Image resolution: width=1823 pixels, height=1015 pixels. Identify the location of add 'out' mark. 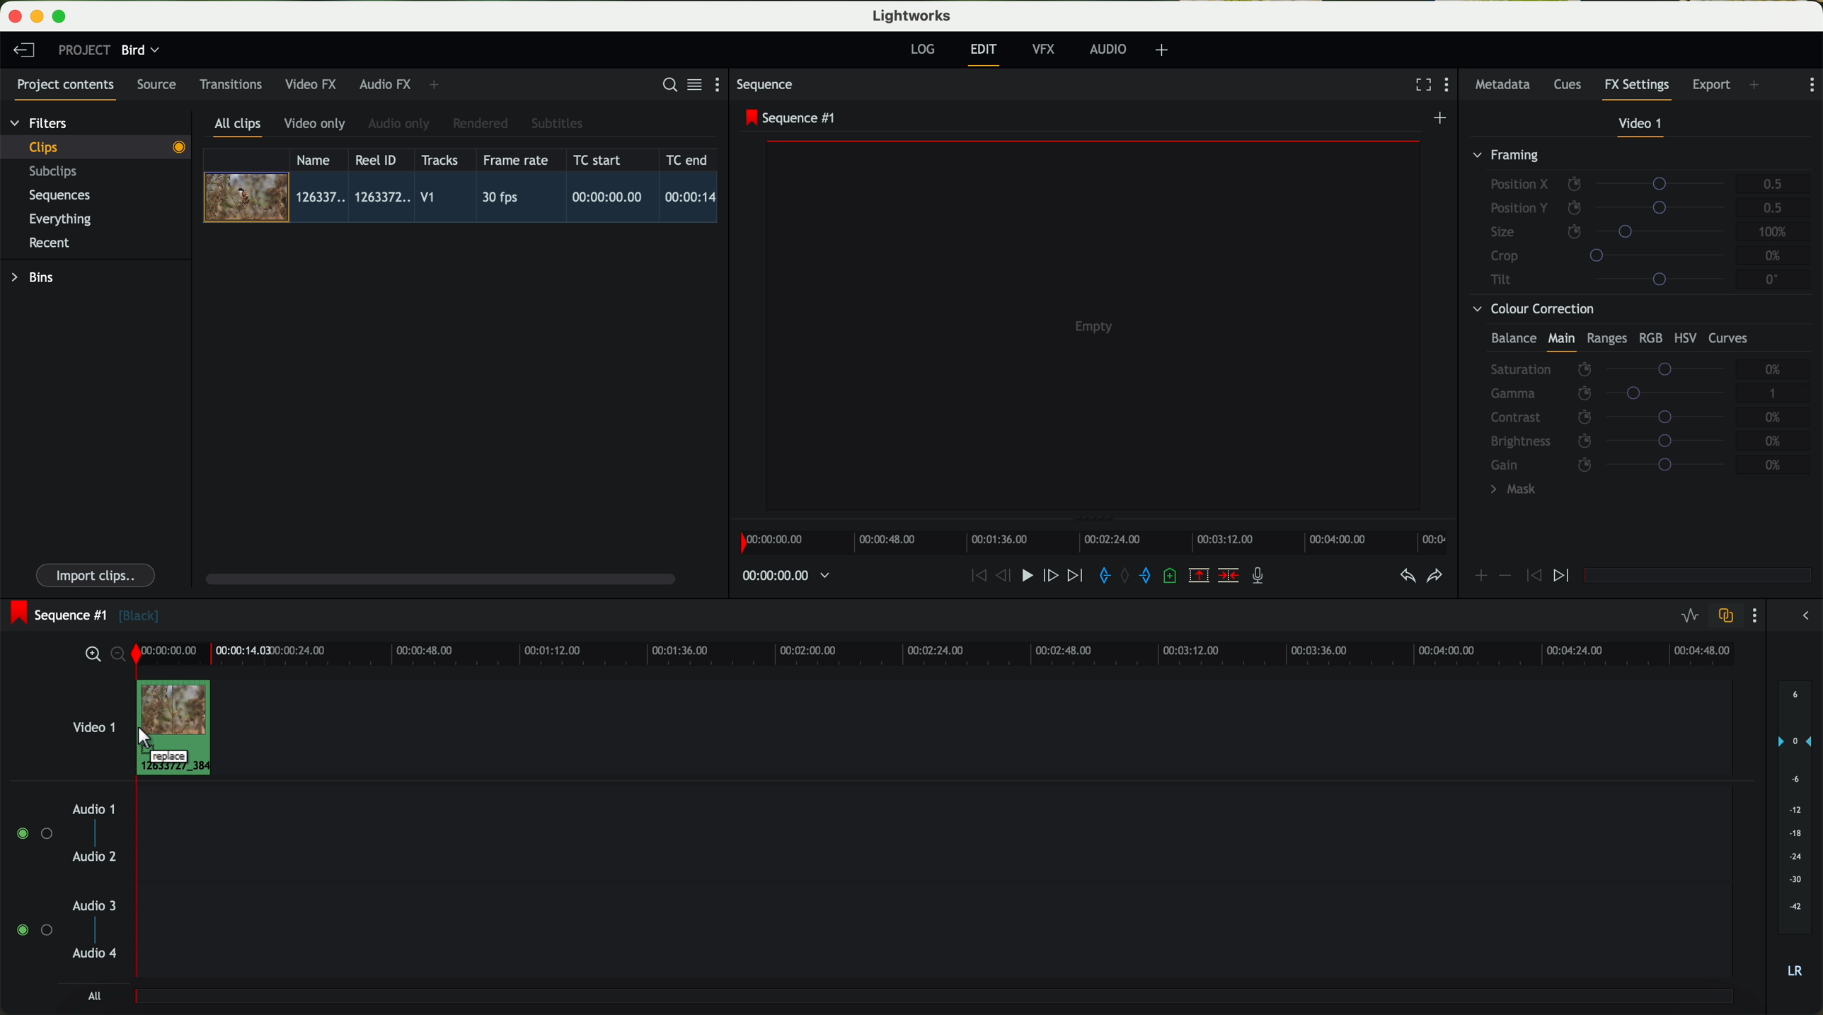
(1152, 574).